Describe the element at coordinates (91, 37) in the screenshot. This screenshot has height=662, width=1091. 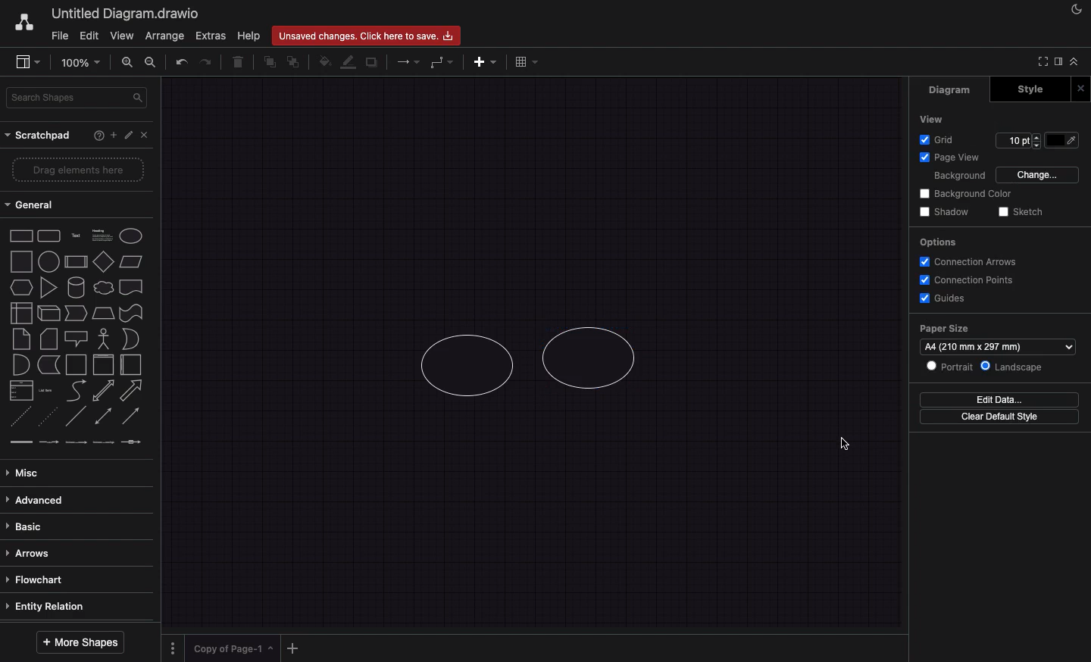
I see `edit` at that location.